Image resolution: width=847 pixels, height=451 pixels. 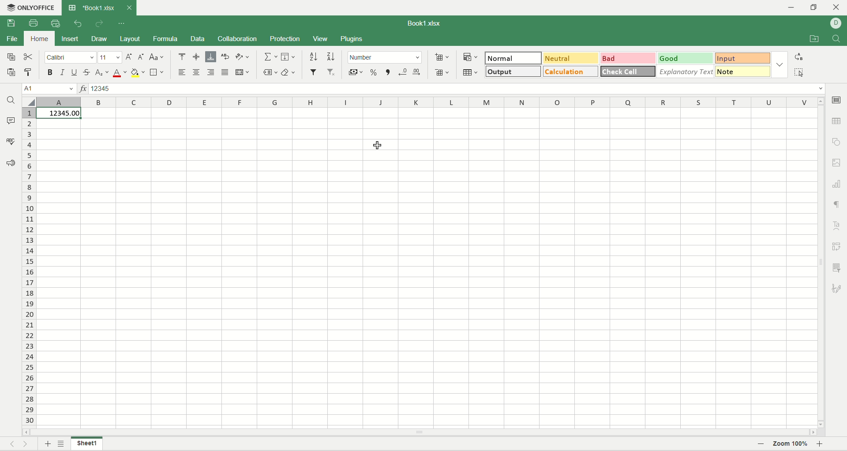 What do you see at coordinates (184, 73) in the screenshot?
I see `align left` at bounding box center [184, 73].